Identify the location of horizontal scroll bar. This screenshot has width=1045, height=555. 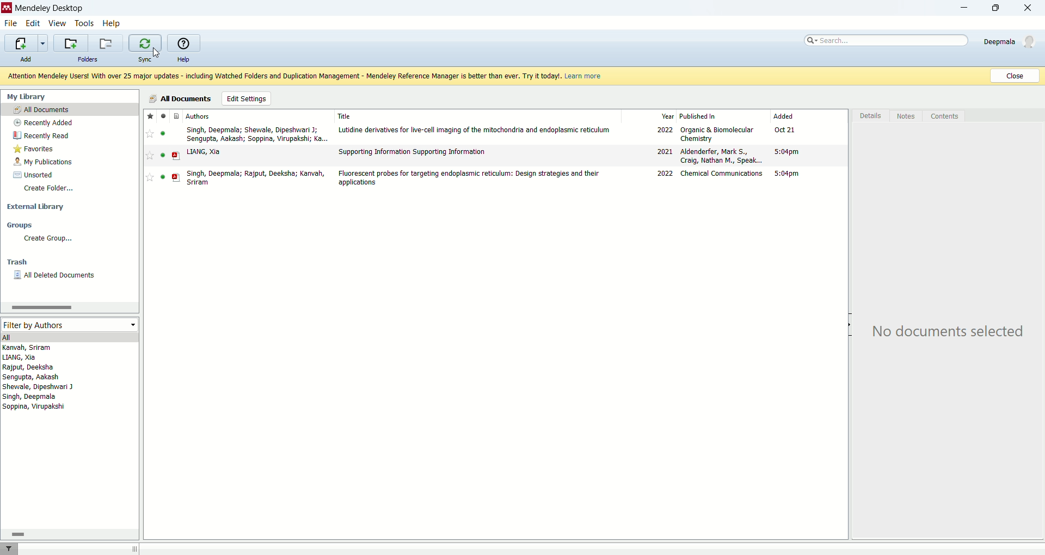
(69, 534).